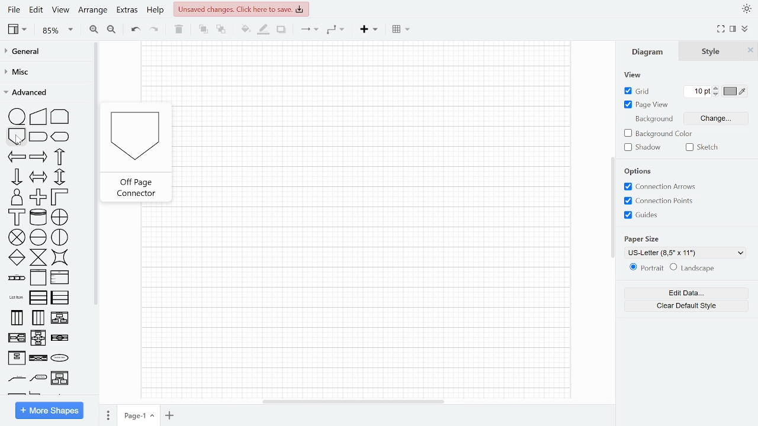 This screenshot has height=426, width=758. What do you see at coordinates (60, 177) in the screenshot?
I see `double arrow vertical` at bounding box center [60, 177].